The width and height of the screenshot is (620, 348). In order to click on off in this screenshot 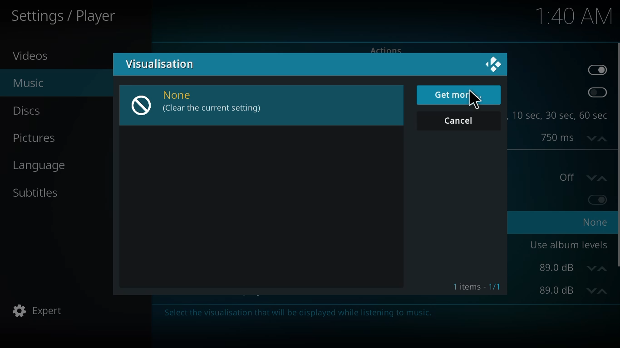, I will do `click(582, 177)`.